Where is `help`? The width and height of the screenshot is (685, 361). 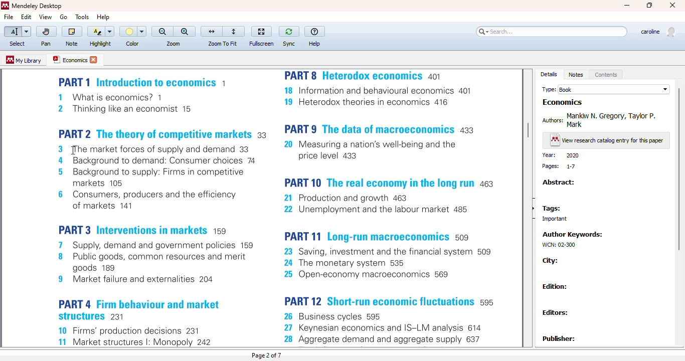 help is located at coordinates (315, 44).